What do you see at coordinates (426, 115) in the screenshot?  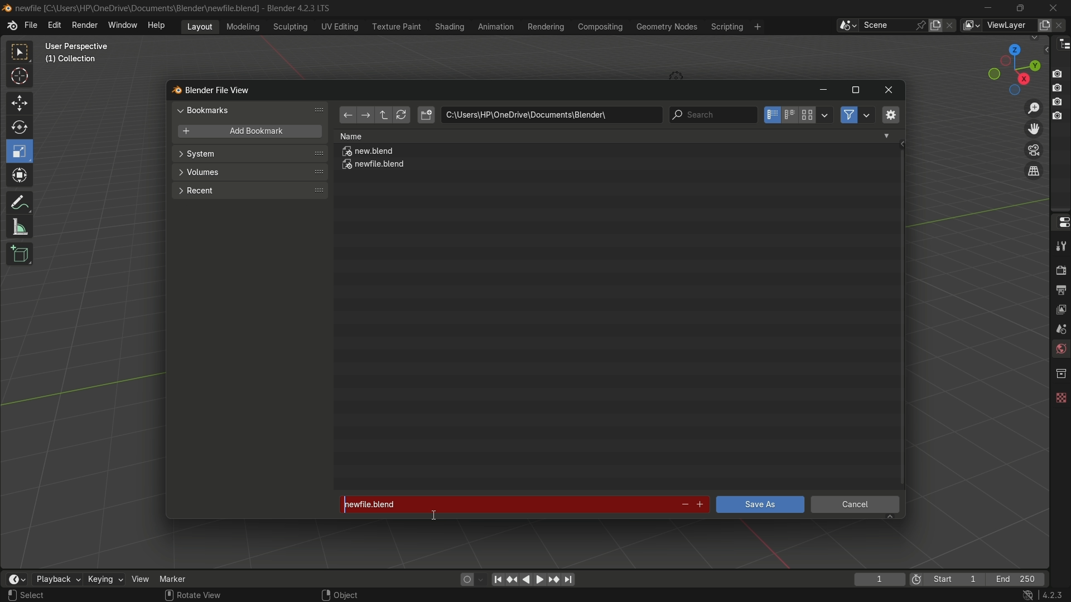 I see `new directory` at bounding box center [426, 115].